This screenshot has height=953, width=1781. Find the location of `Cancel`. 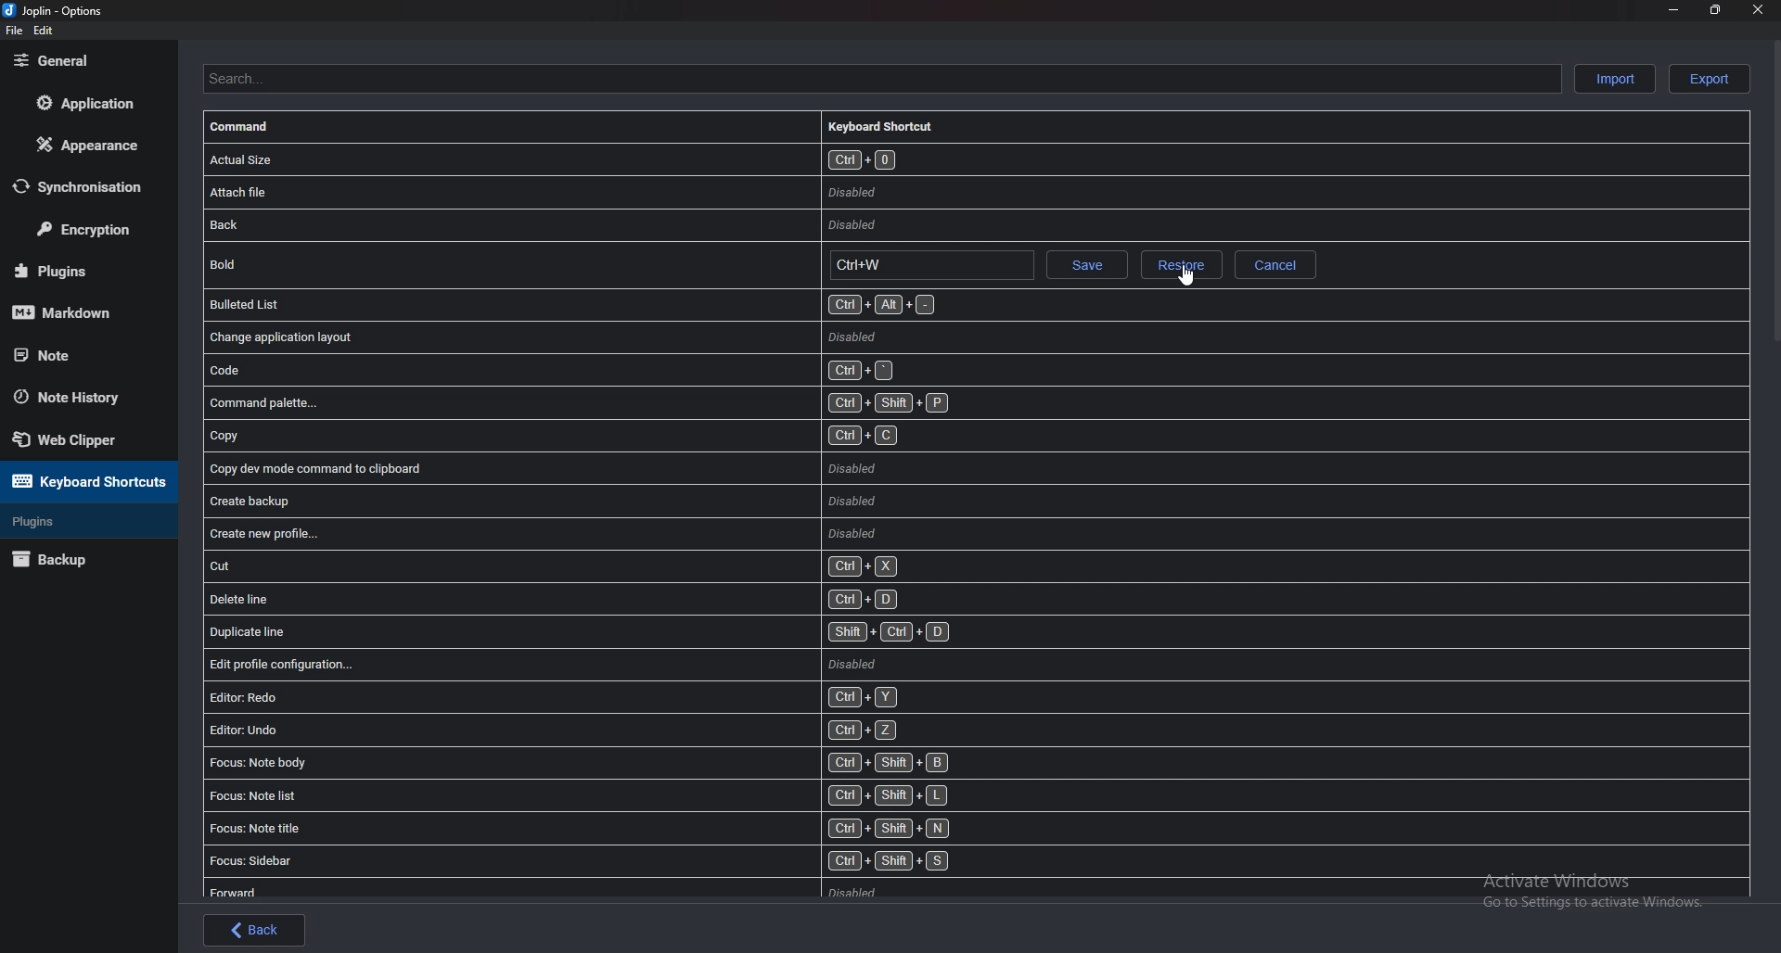

Cancel is located at coordinates (1276, 266).